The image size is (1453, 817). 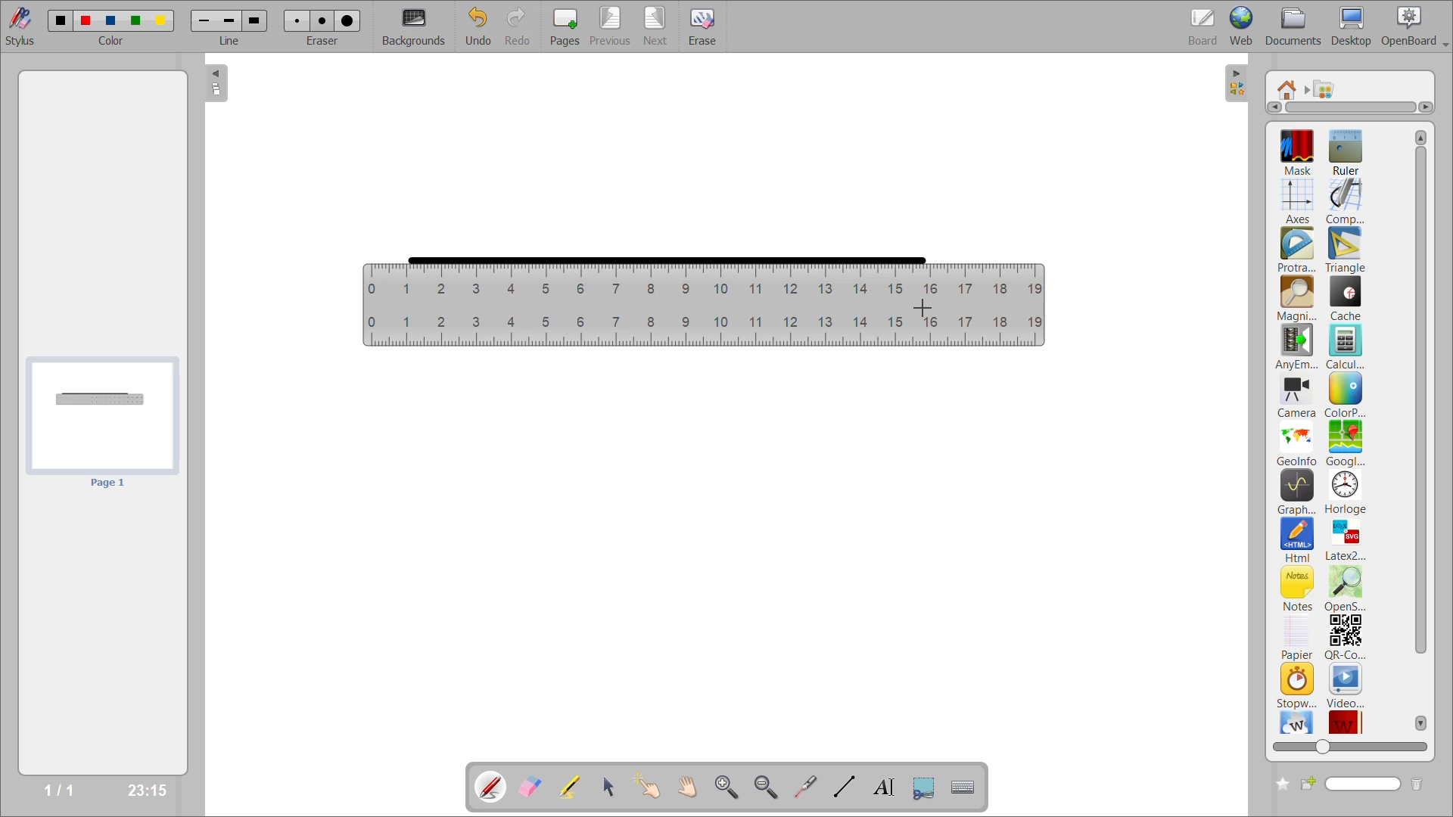 What do you see at coordinates (611, 25) in the screenshot?
I see `previous` at bounding box center [611, 25].